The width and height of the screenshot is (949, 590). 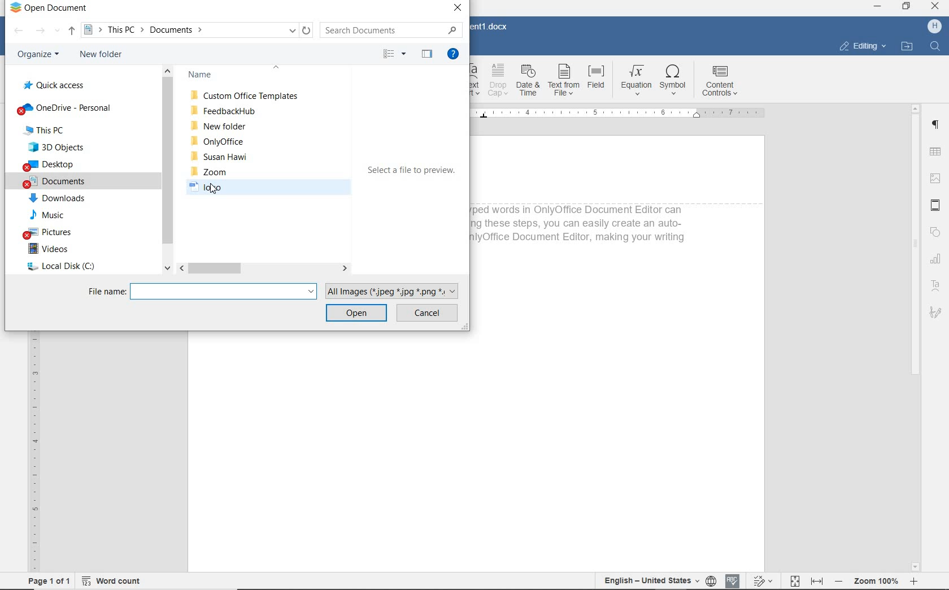 What do you see at coordinates (218, 126) in the screenshot?
I see `New folder` at bounding box center [218, 126].